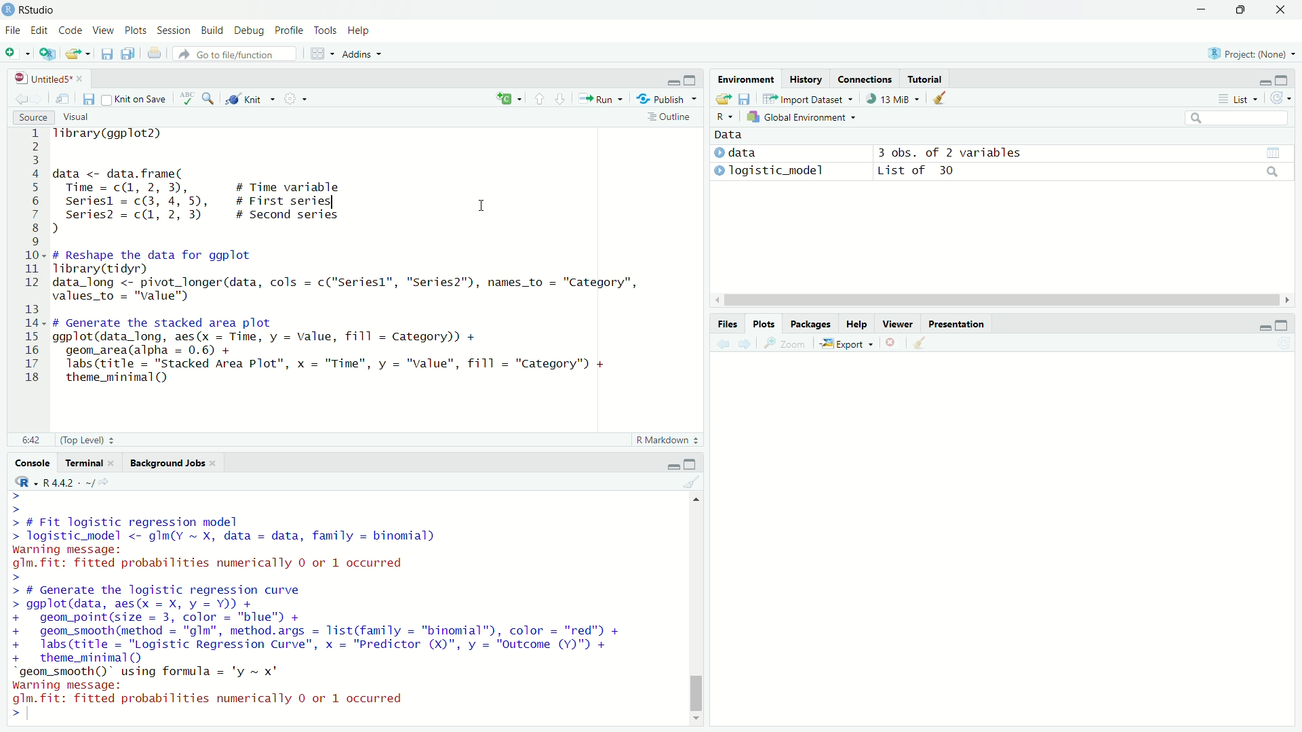 This screenshot has height=732, width=1302. I want to click on save, so click(723, 100).